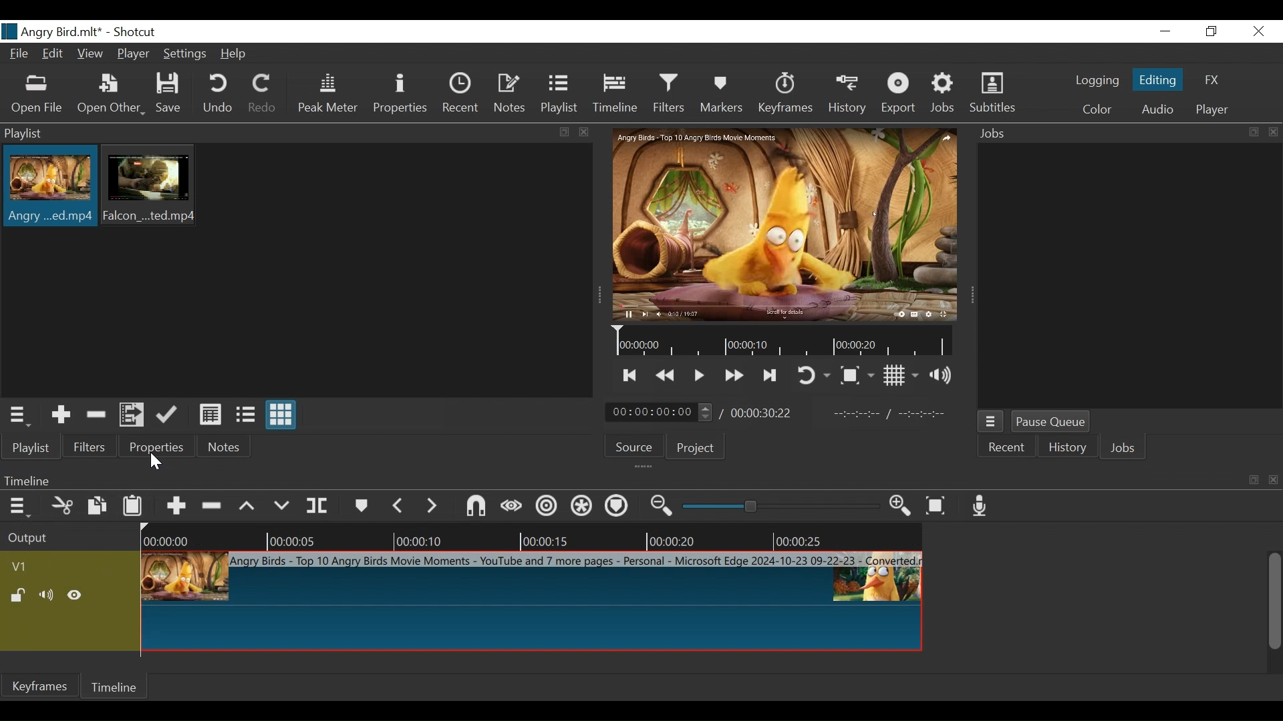 The height and width of the screenshot is (721, 1283). Describe the element at coordinates (237, 53) in the screenshot. I see `Help` at that location.